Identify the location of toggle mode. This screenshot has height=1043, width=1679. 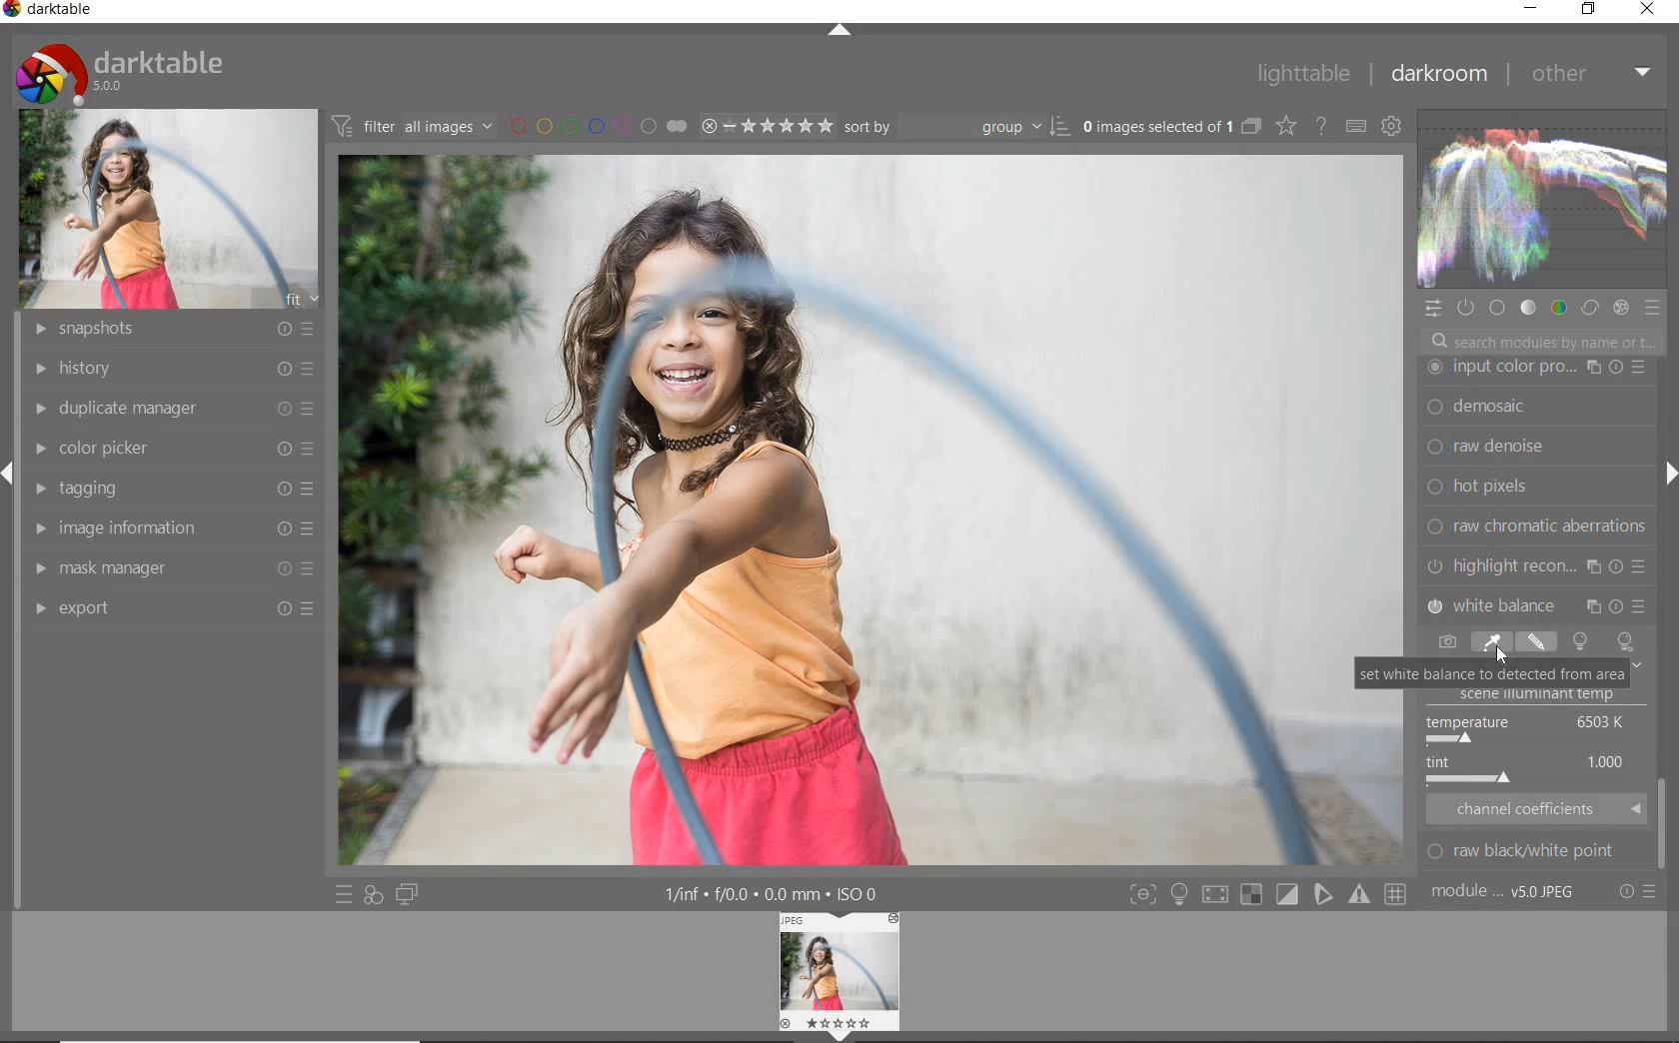
(1141, 894).